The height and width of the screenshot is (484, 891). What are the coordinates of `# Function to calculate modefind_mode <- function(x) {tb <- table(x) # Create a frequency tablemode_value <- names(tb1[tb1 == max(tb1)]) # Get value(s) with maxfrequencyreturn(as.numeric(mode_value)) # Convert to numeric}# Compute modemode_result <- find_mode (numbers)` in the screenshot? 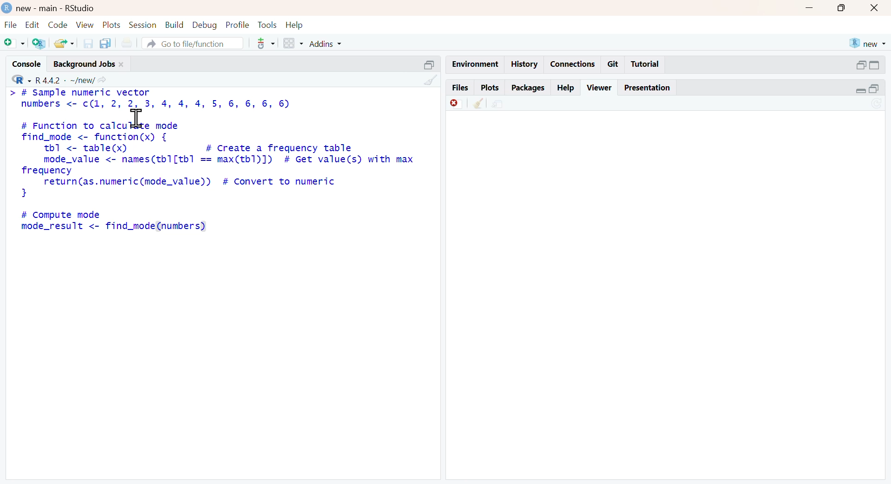 It's located at (214, 178).